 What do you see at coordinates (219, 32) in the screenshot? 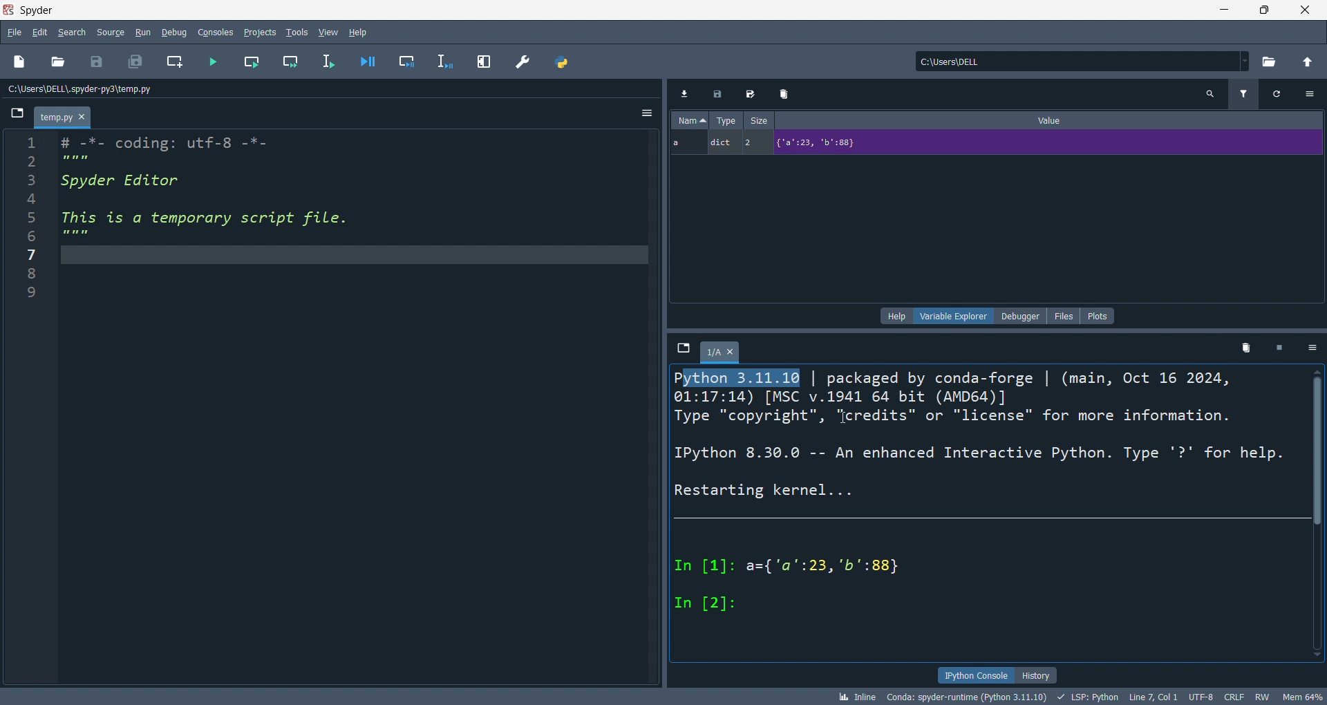
I see `consoles` at bounding box center [219, 32].